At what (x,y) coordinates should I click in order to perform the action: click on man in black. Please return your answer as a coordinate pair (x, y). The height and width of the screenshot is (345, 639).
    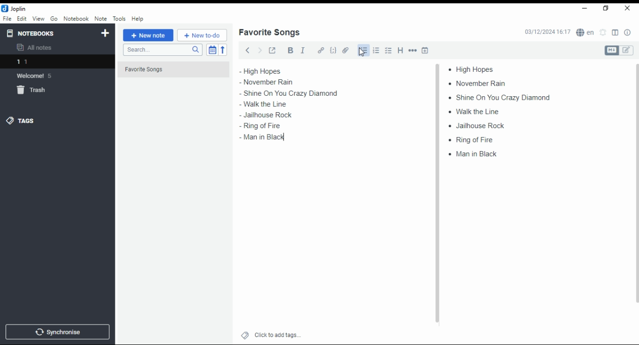
    Looking at the image, I should click on (477, 153).